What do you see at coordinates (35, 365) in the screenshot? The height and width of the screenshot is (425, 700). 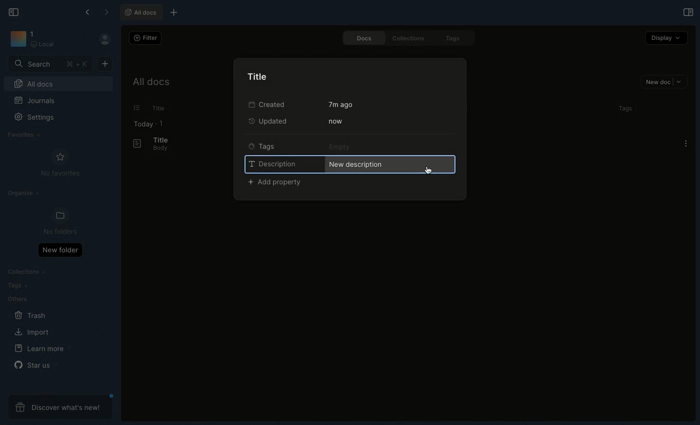 I see `Star us` at bounding box center [35, 365].